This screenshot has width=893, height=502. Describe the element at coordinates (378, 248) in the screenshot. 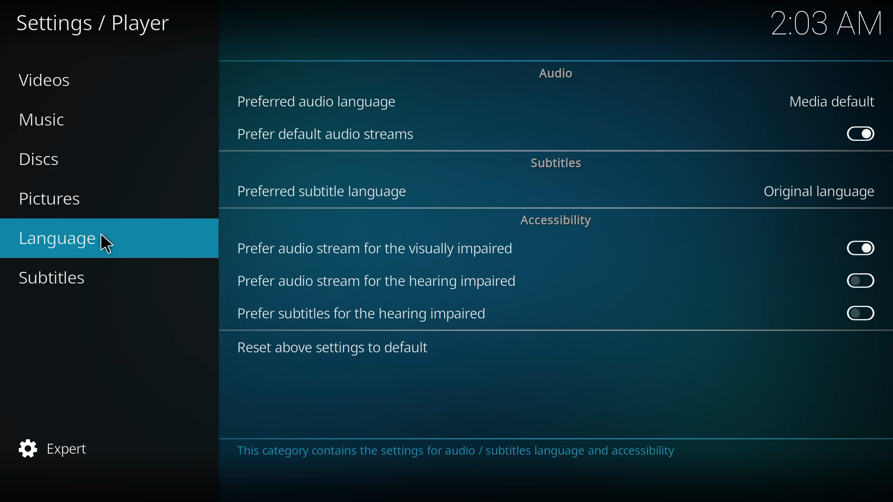

I see `prefer audio stream for visually impaired` at that location.